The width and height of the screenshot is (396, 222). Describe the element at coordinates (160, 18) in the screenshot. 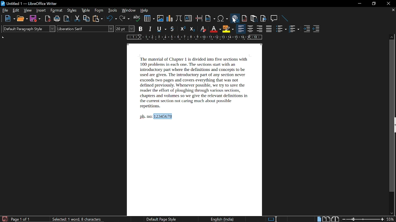

I see `insert image` at that location.